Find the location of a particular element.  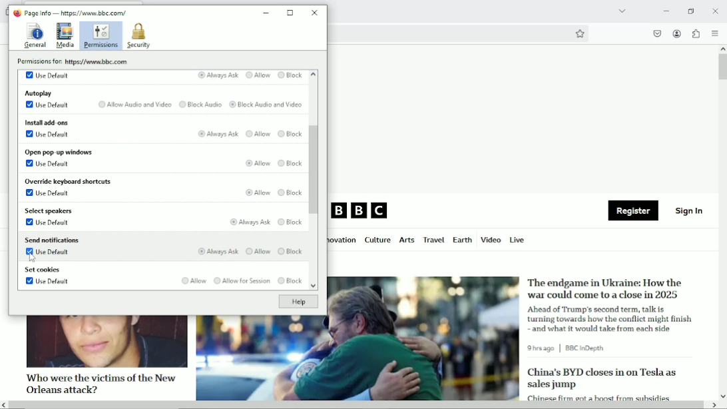

image is located at coordinates (358, 358).